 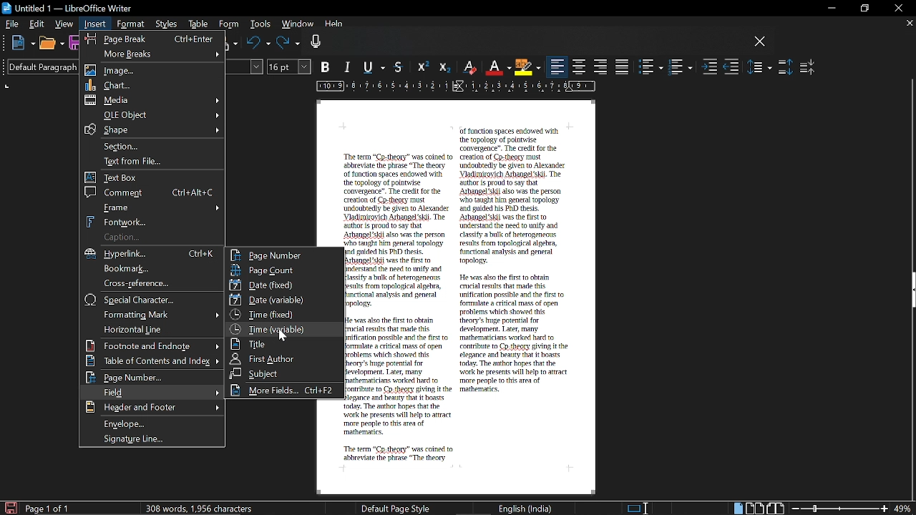 I want to click on Ersaser, so click(x=470, y=68).